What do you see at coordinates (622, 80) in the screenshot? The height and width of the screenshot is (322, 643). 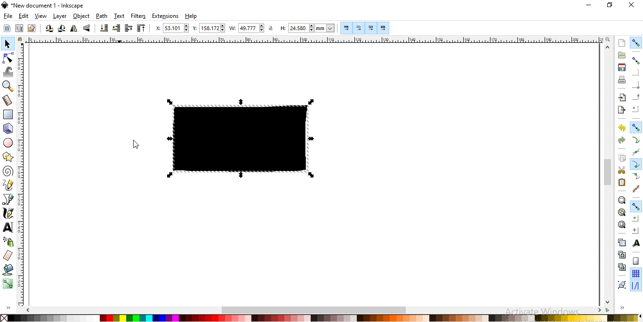 I see `print document` at bounding box center [622, 80].